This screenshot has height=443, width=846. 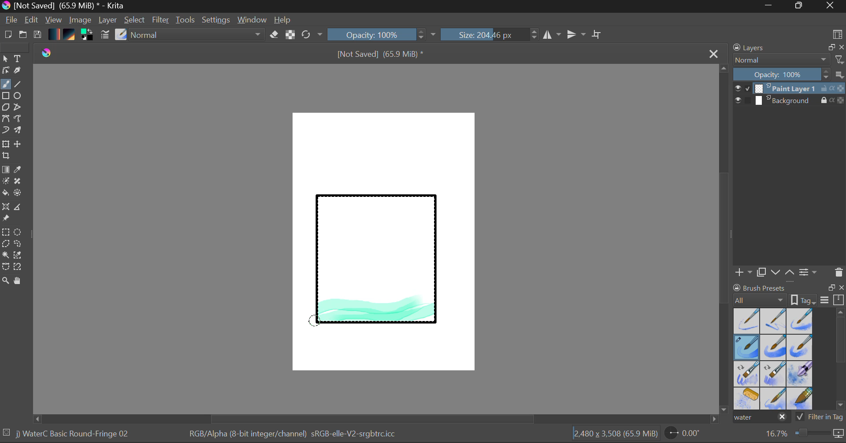 What do you see at coordinates (5, 71) in the screenshot?
I see `Edit Shapes` at bounding box center [5, 71].